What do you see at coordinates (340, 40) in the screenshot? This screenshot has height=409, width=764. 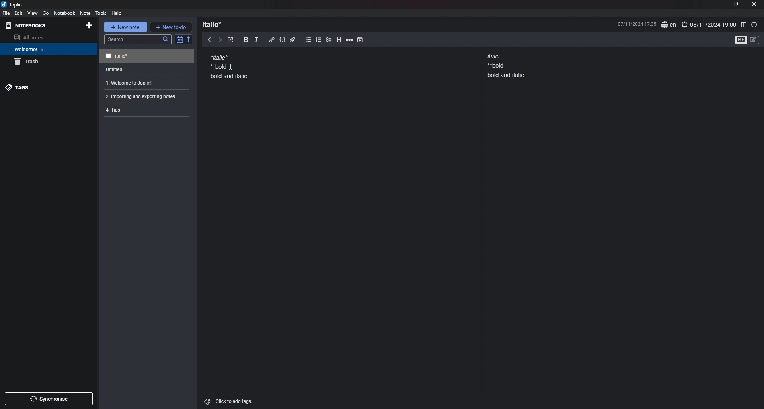 I see `heading` at bounding box center [340, 40].